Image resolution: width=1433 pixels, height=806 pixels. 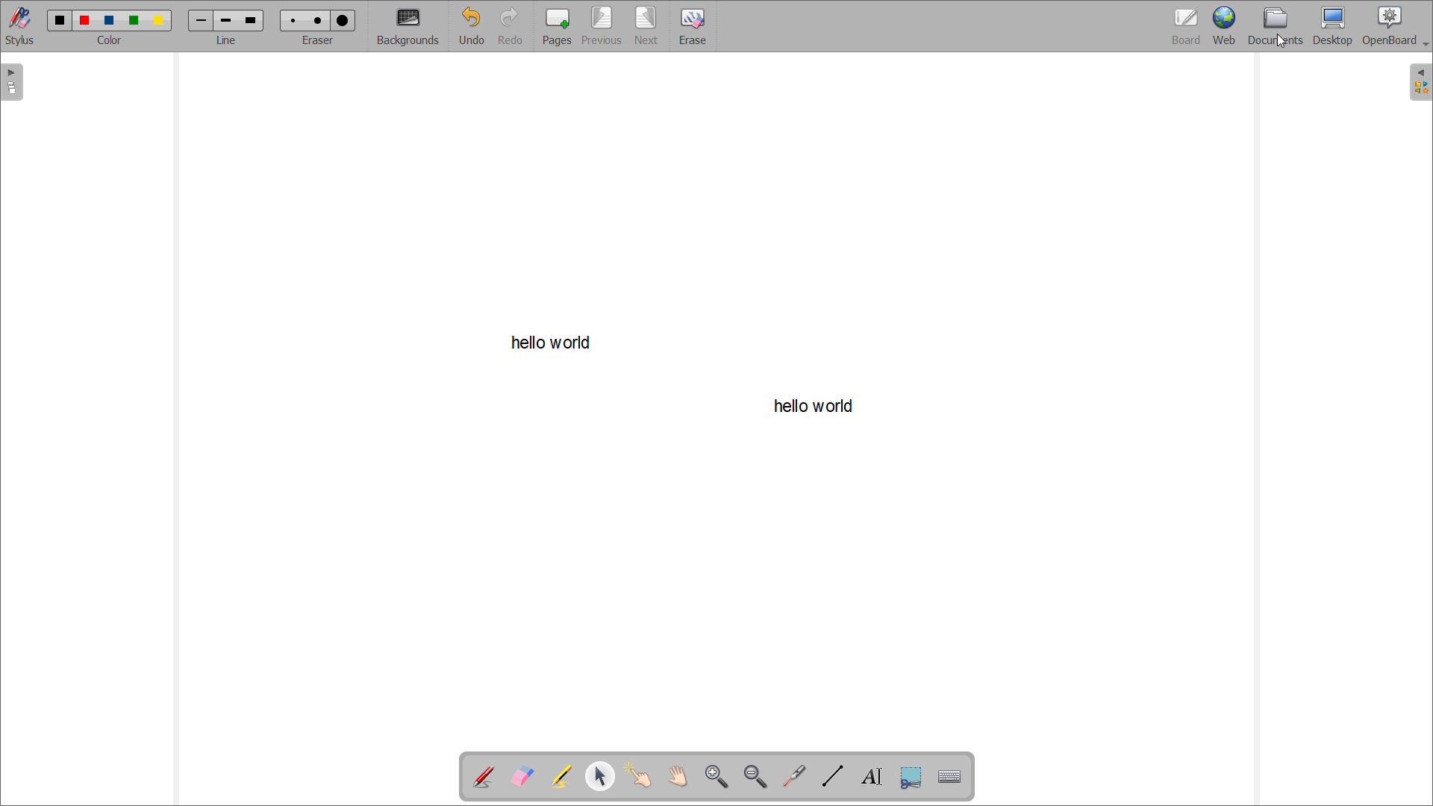 I want to click on hello world (writing space/board), so click(x=714, y=405).